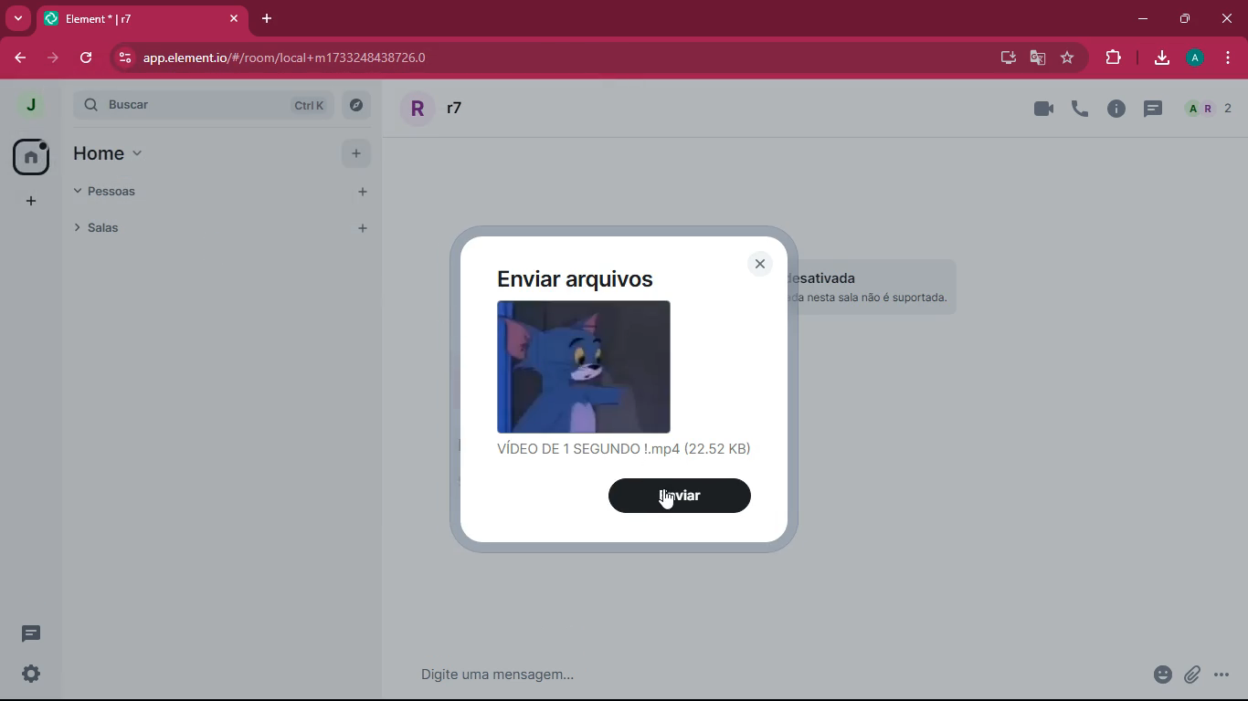  Describe the element at coordinates (85, 58) in the screenshot. I see `refresh` at that location.